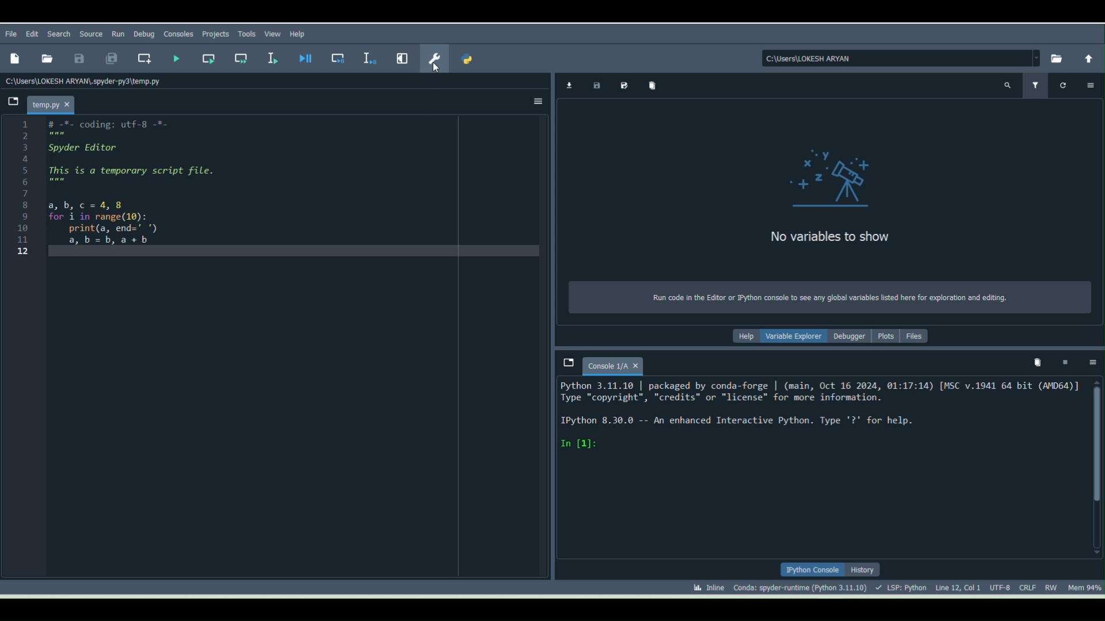  Describe the element at coordinates (12, 104) in the screenshot. I see `Browse tabs` at that location.